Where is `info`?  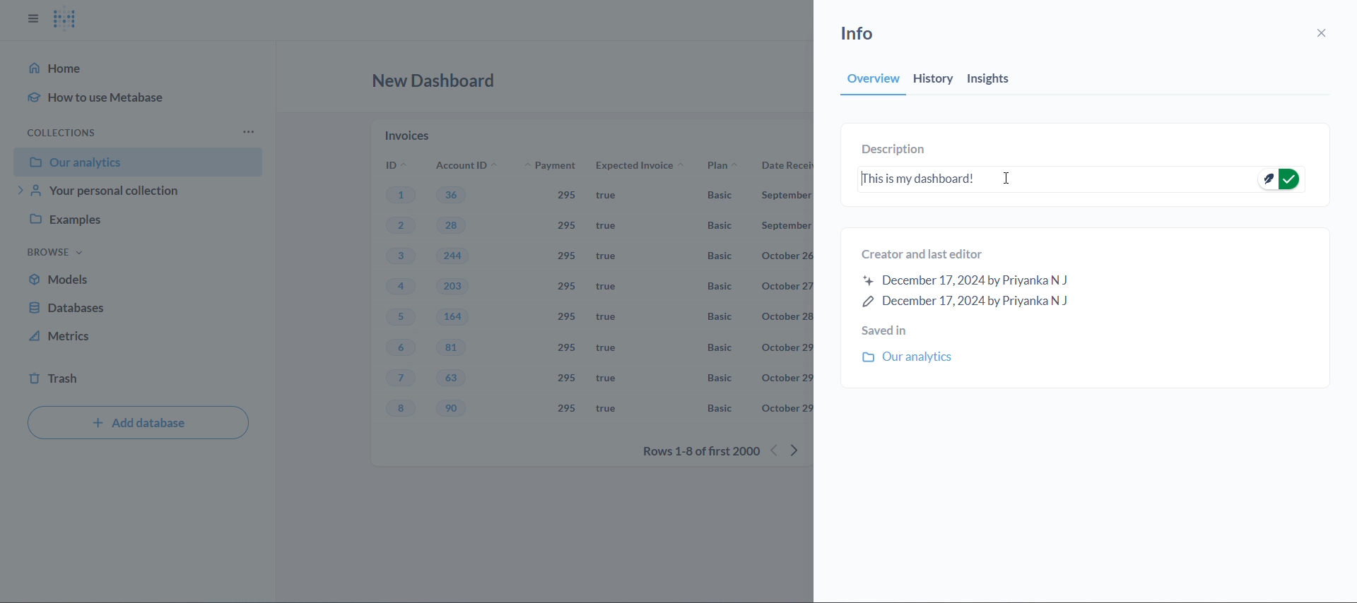 info is located at coordinates (870, 32).